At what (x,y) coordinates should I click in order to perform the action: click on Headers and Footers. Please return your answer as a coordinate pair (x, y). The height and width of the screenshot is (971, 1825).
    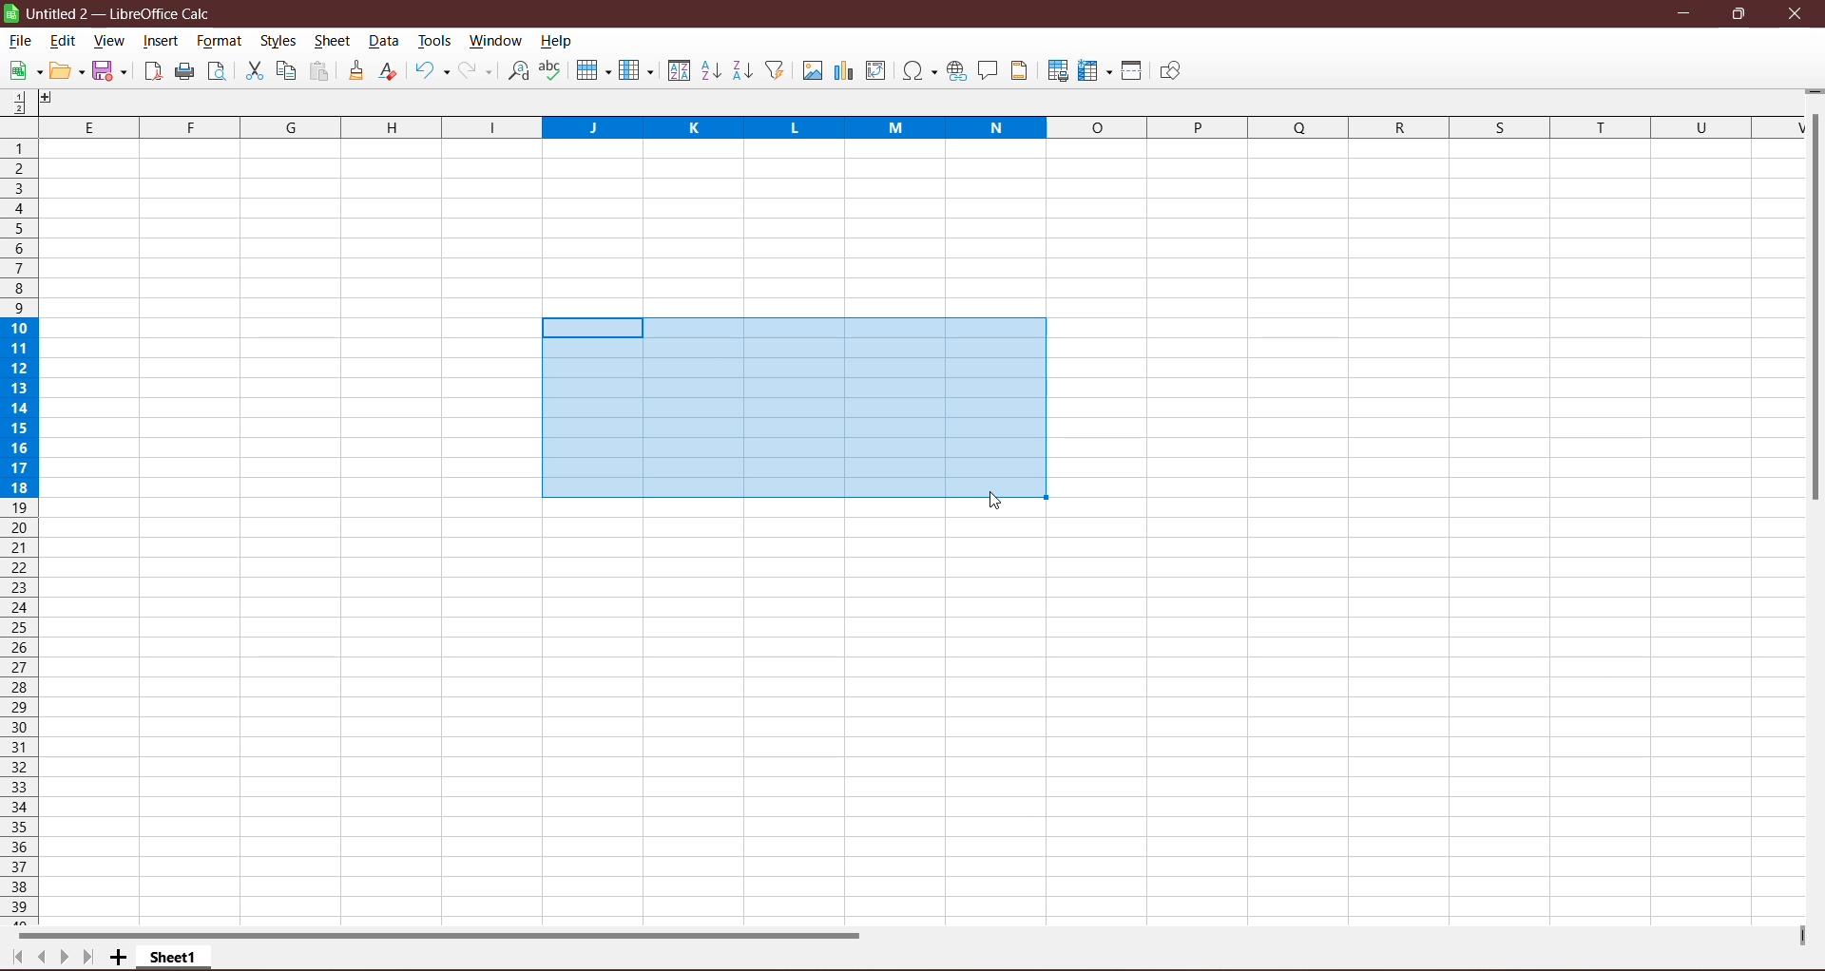
    Looking at the image, I should click on (1022, 70).